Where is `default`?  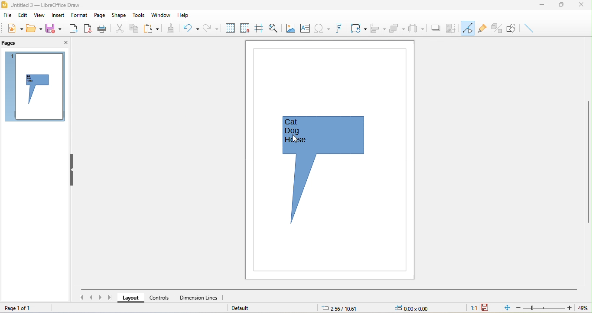 default is located at coordinates (242, 308).